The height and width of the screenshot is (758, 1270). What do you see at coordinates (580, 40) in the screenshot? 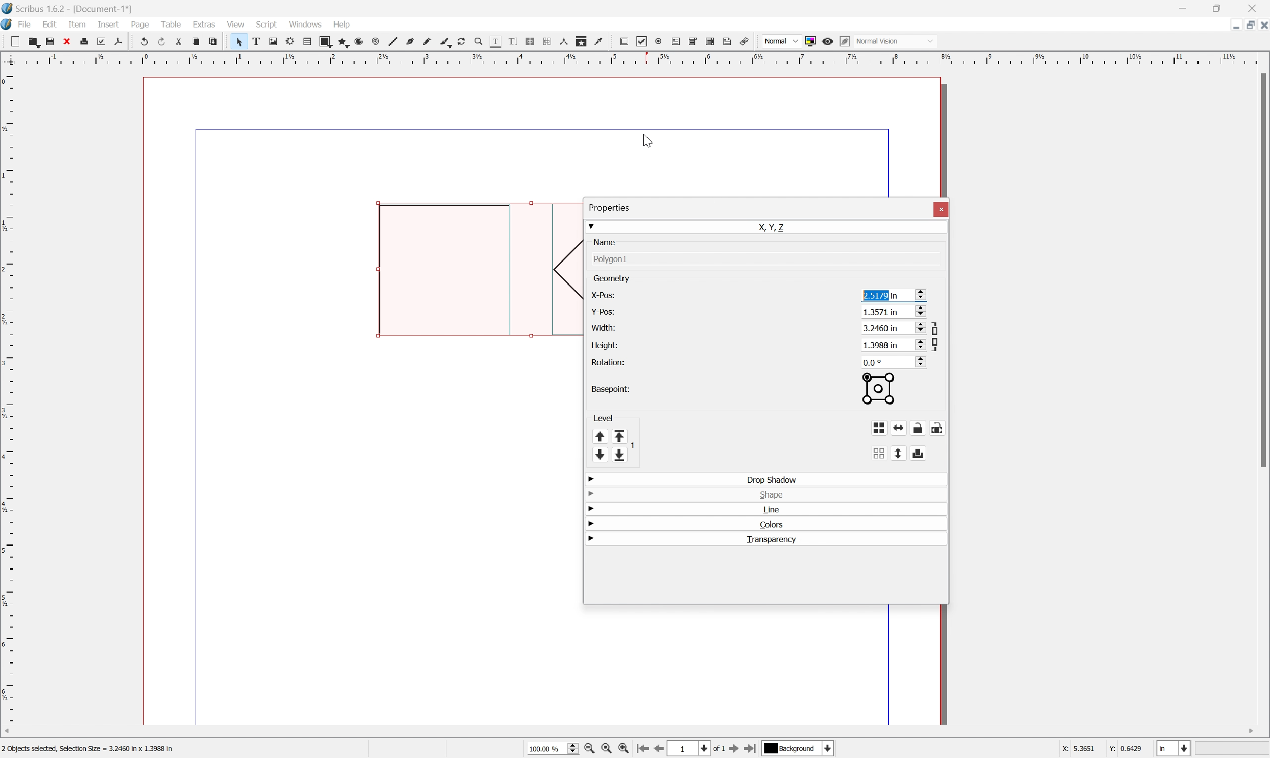
I see `copy item properties` at bounding box center [580, 40].